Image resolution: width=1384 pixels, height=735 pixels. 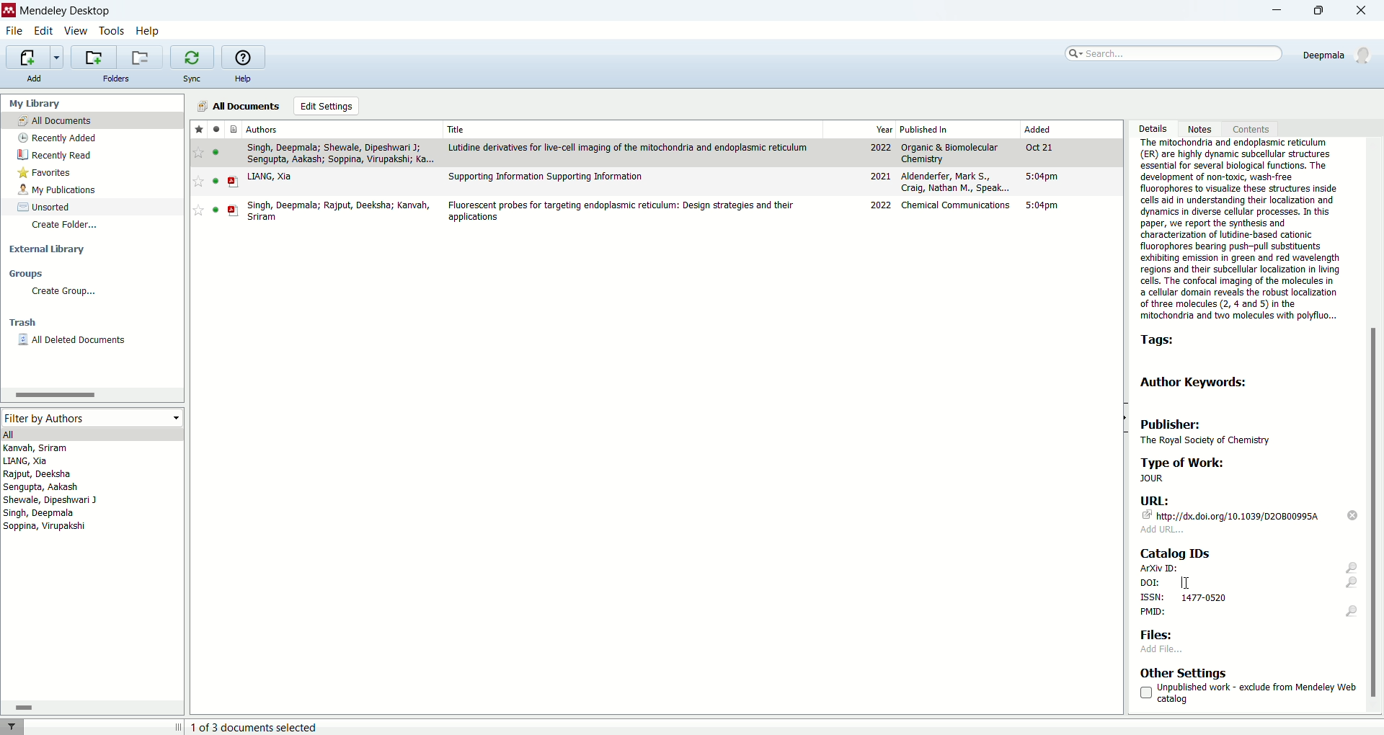 I want to click on toggle expand/contract, so click(x=179, y=726).